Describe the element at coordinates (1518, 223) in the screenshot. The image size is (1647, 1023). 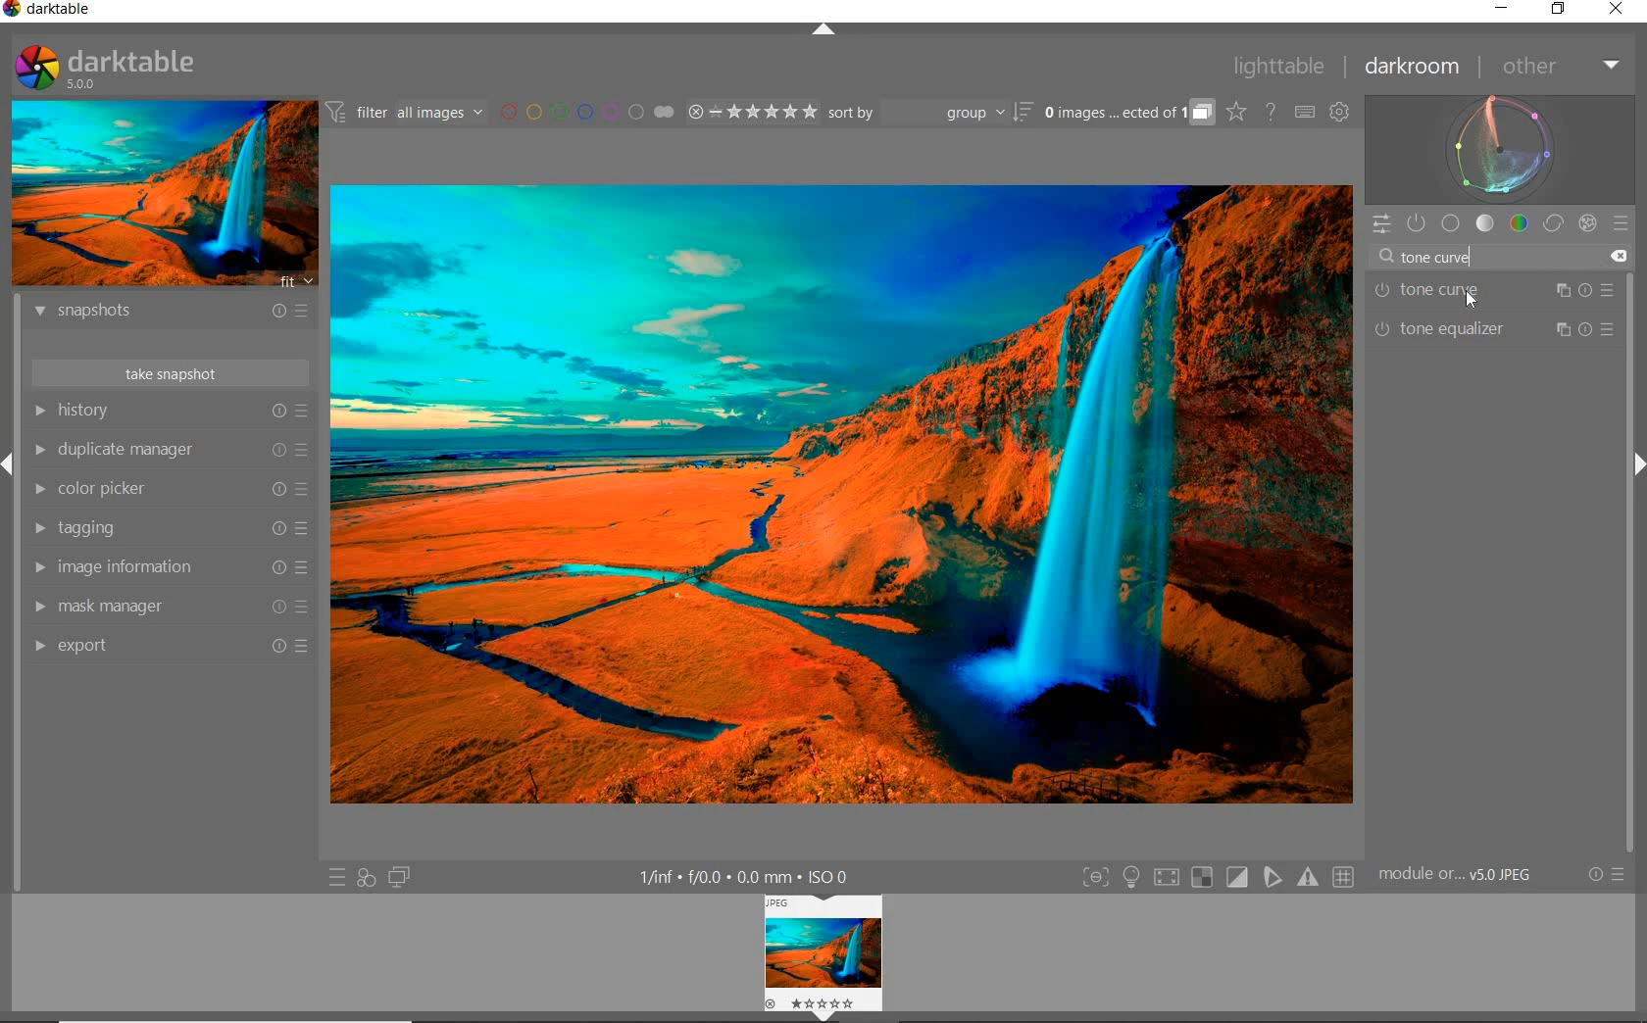
I see `color` at that location.